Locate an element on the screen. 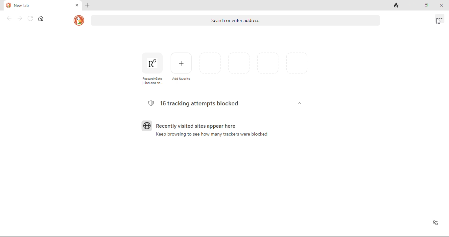 This screenshot has width=449, height=237. maximize is located at coordinates (428, 6).